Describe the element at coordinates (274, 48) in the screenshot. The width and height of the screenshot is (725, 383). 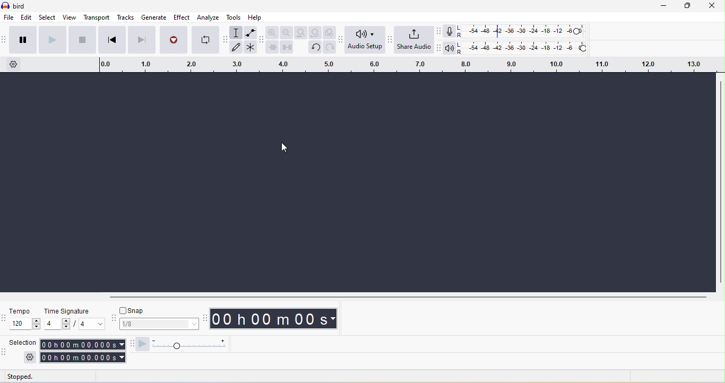
I see `trim audio outside selection` at that location.